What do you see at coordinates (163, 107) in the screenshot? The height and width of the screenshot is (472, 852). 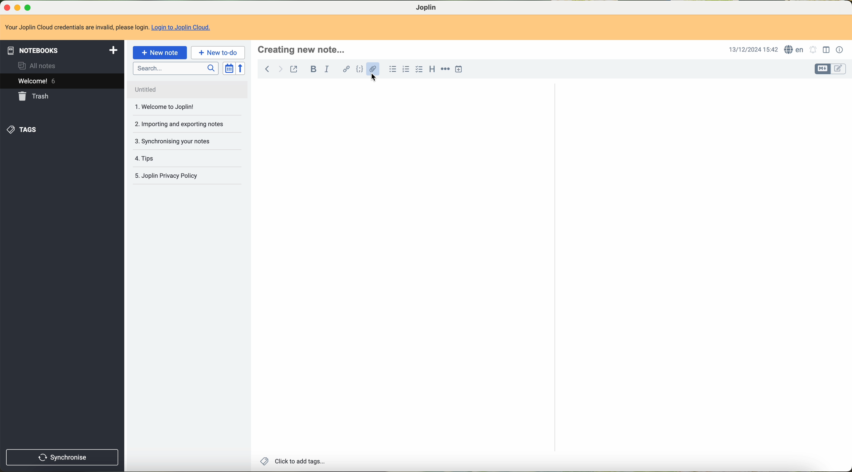 I see `welcome to joplin` at bounding box center [163, 107].